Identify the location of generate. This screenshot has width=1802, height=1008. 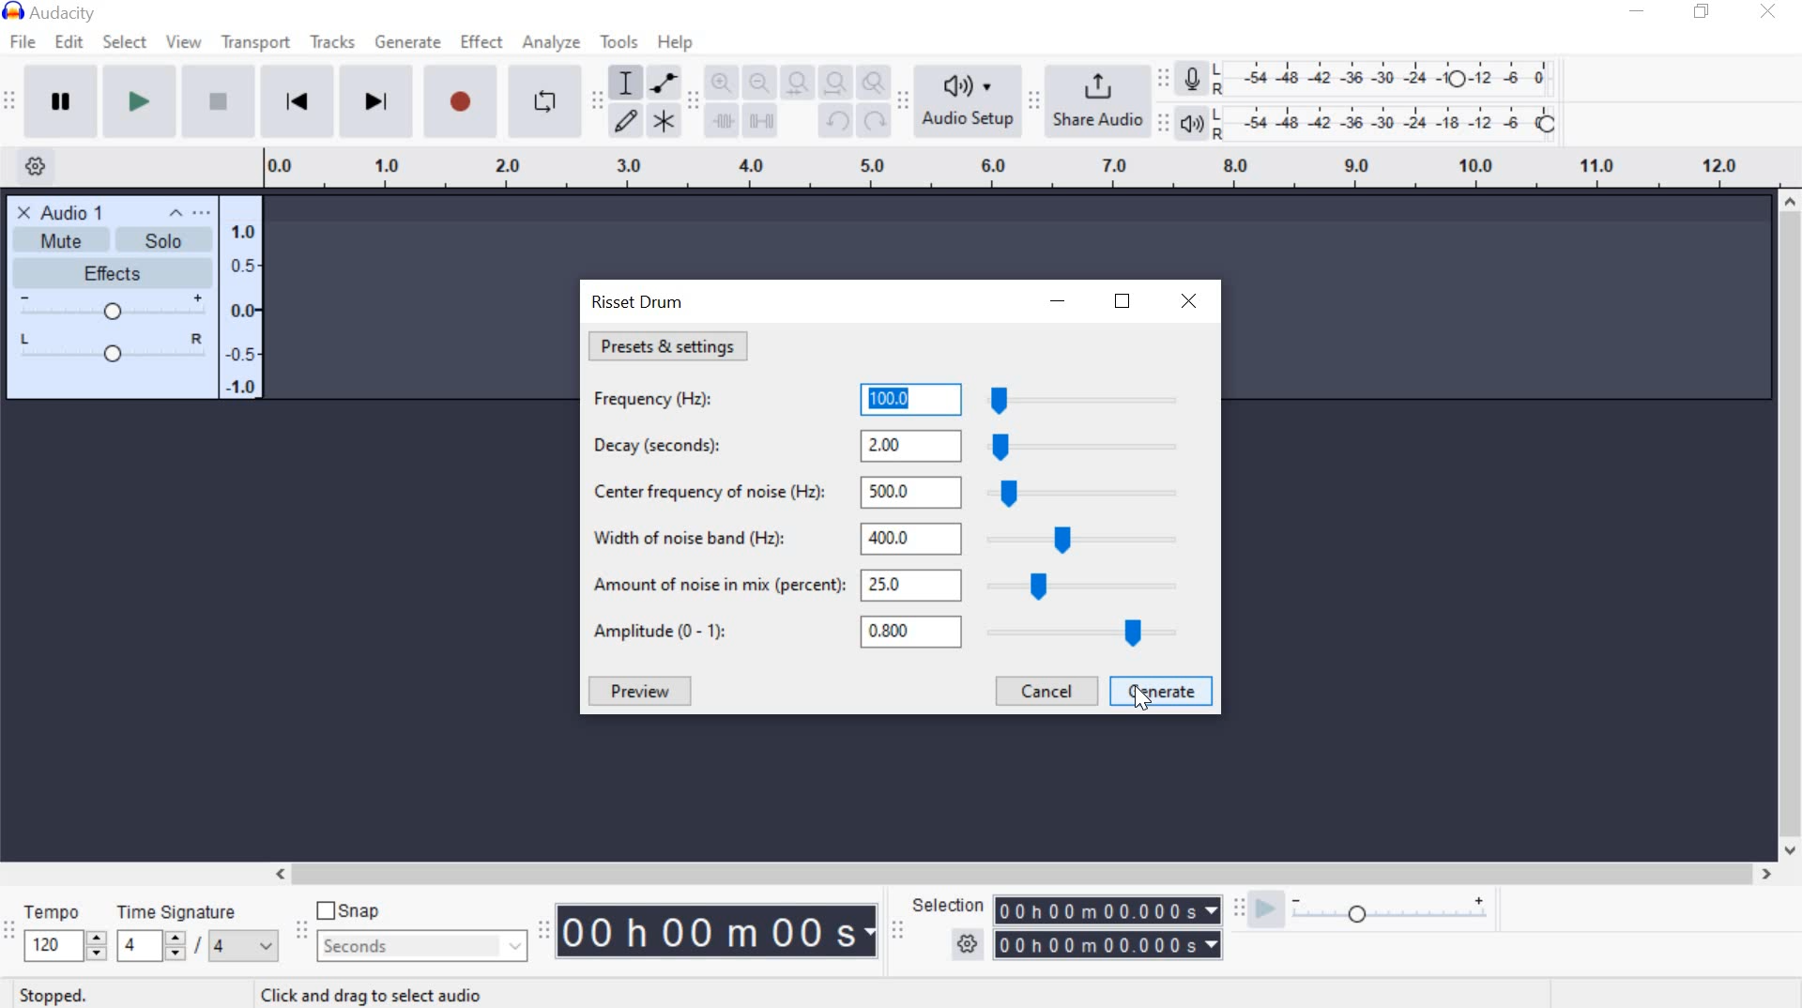
(405, 40).